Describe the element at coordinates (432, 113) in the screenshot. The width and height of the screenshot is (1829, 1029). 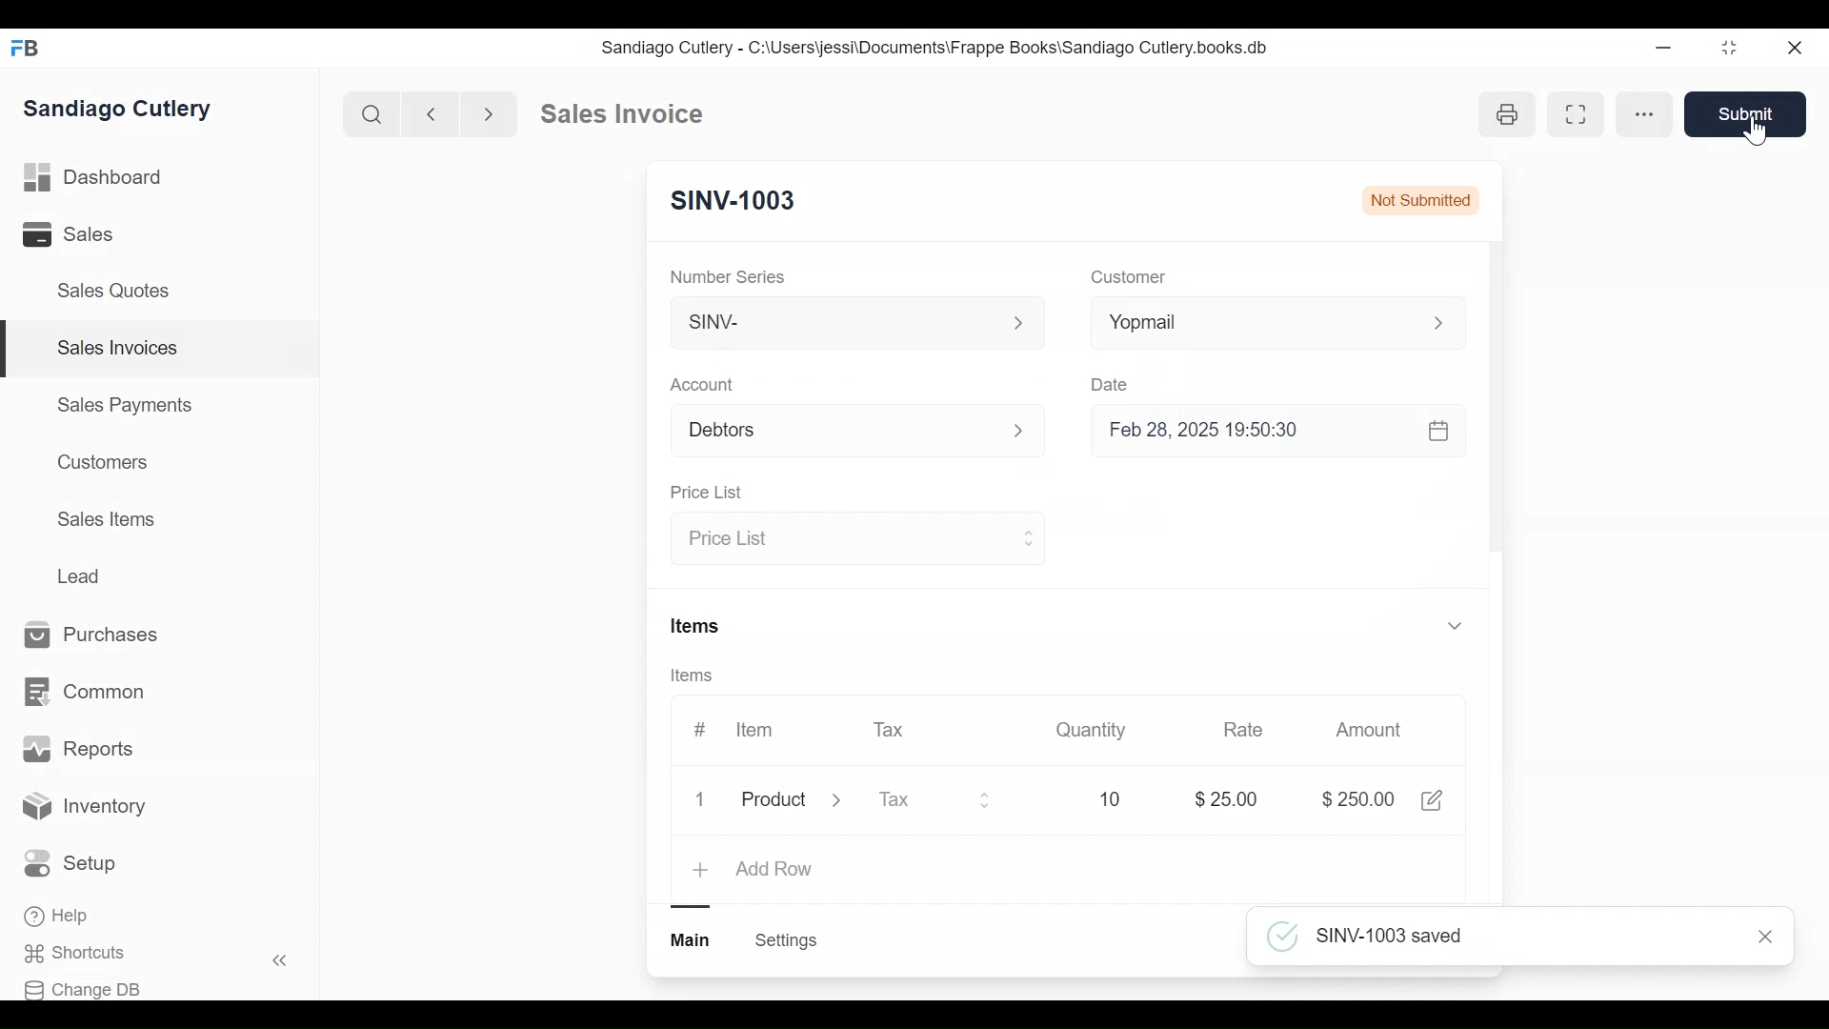
I see `backward` at that location.